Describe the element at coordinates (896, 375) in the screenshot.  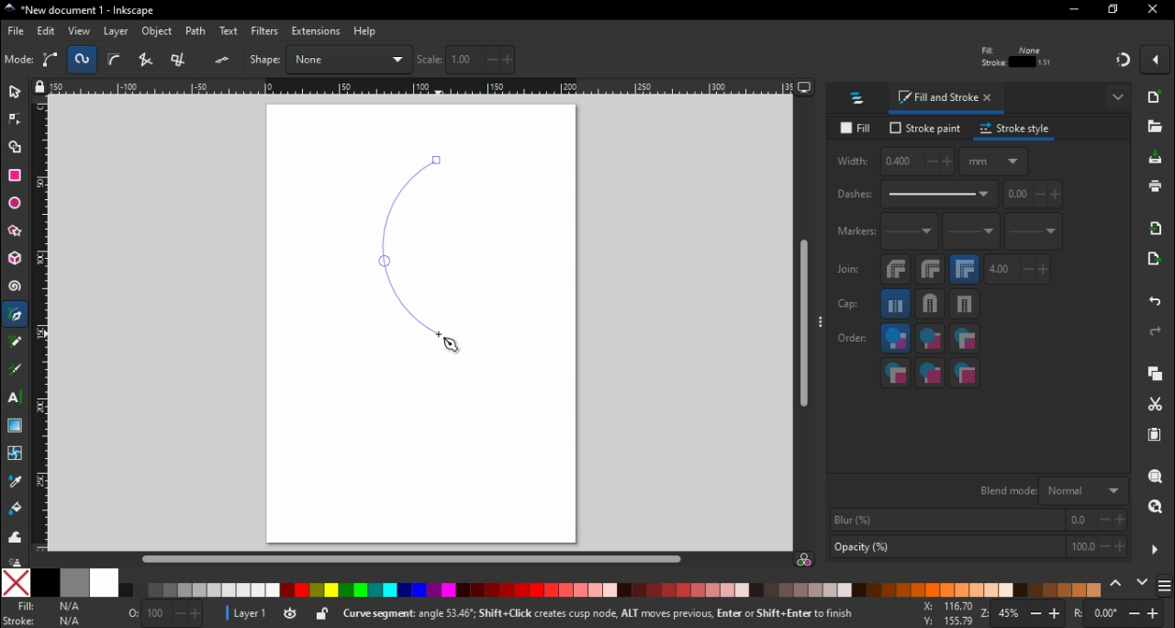
I see `markers, fills, stroke` at that location.